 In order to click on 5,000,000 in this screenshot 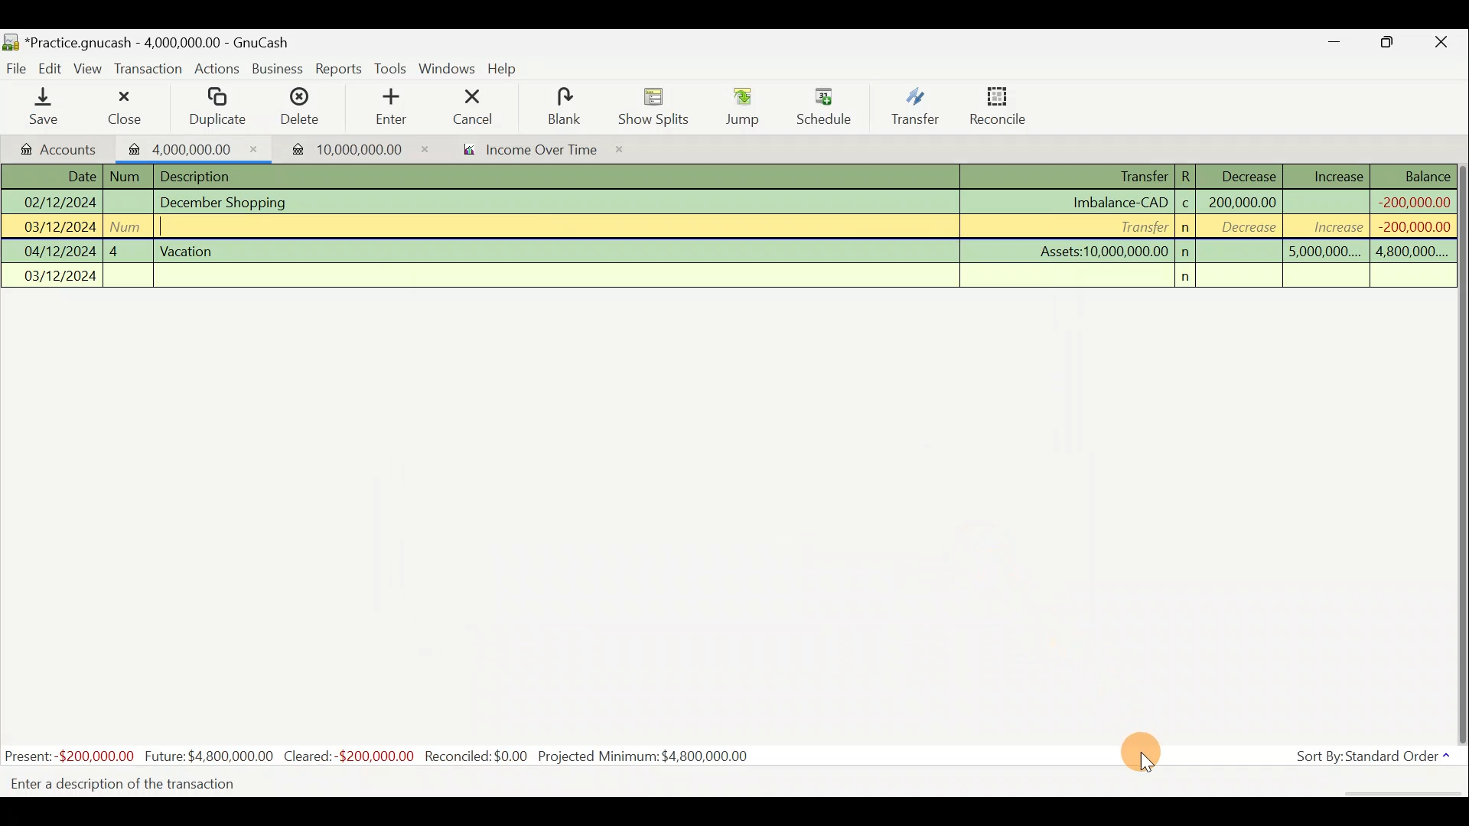, I will do `click(1324, 254)`.